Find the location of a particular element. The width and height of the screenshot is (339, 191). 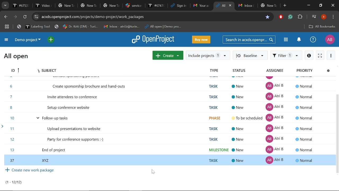

Cite info is located at coordinates (37, 17).